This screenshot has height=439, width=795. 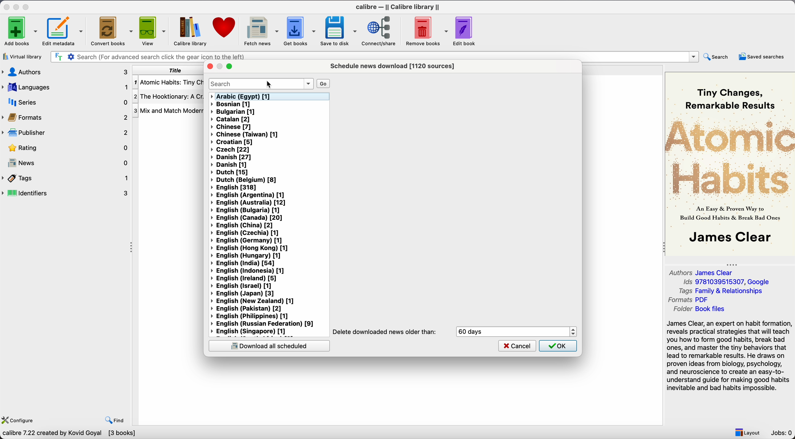 I want to click on Danish [27], so click(x=233, y=158).